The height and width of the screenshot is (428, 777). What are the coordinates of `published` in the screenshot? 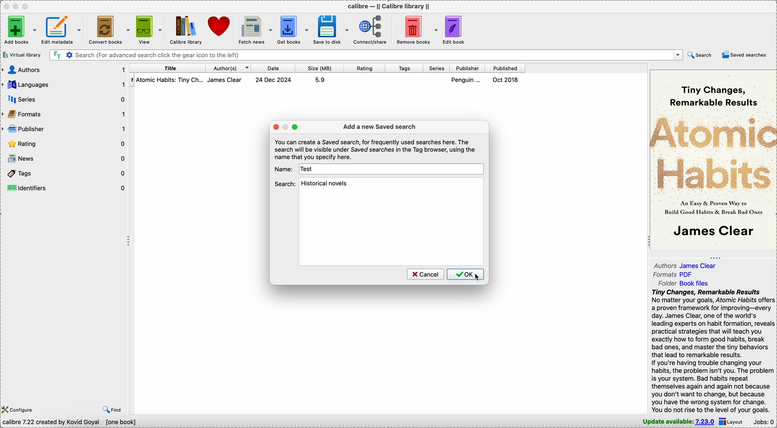 It's located at (505, 68).